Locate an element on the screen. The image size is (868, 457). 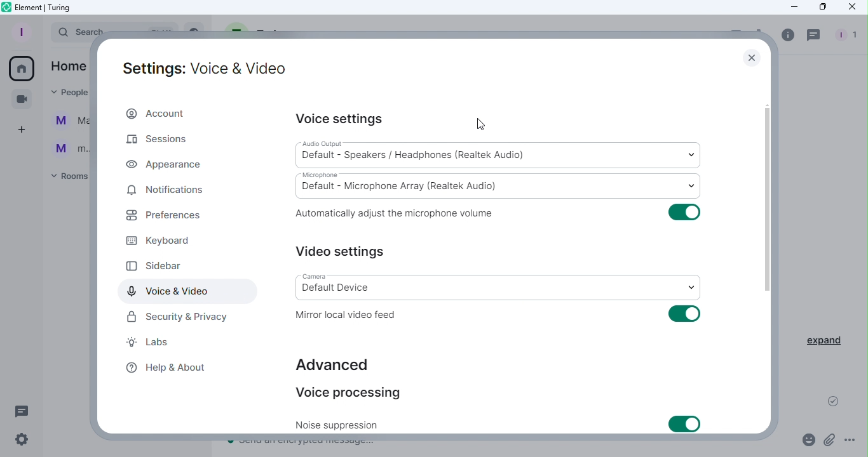
Sessions is located at coordinates (159, 136).